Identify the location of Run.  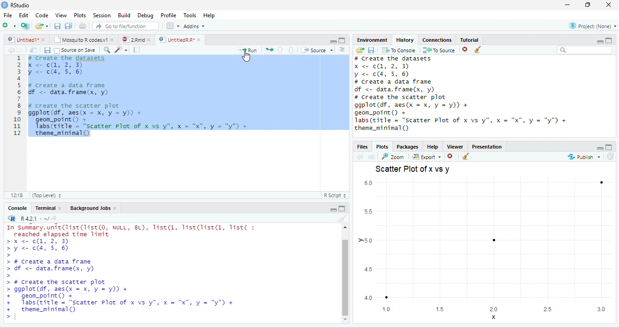
(248, 50).